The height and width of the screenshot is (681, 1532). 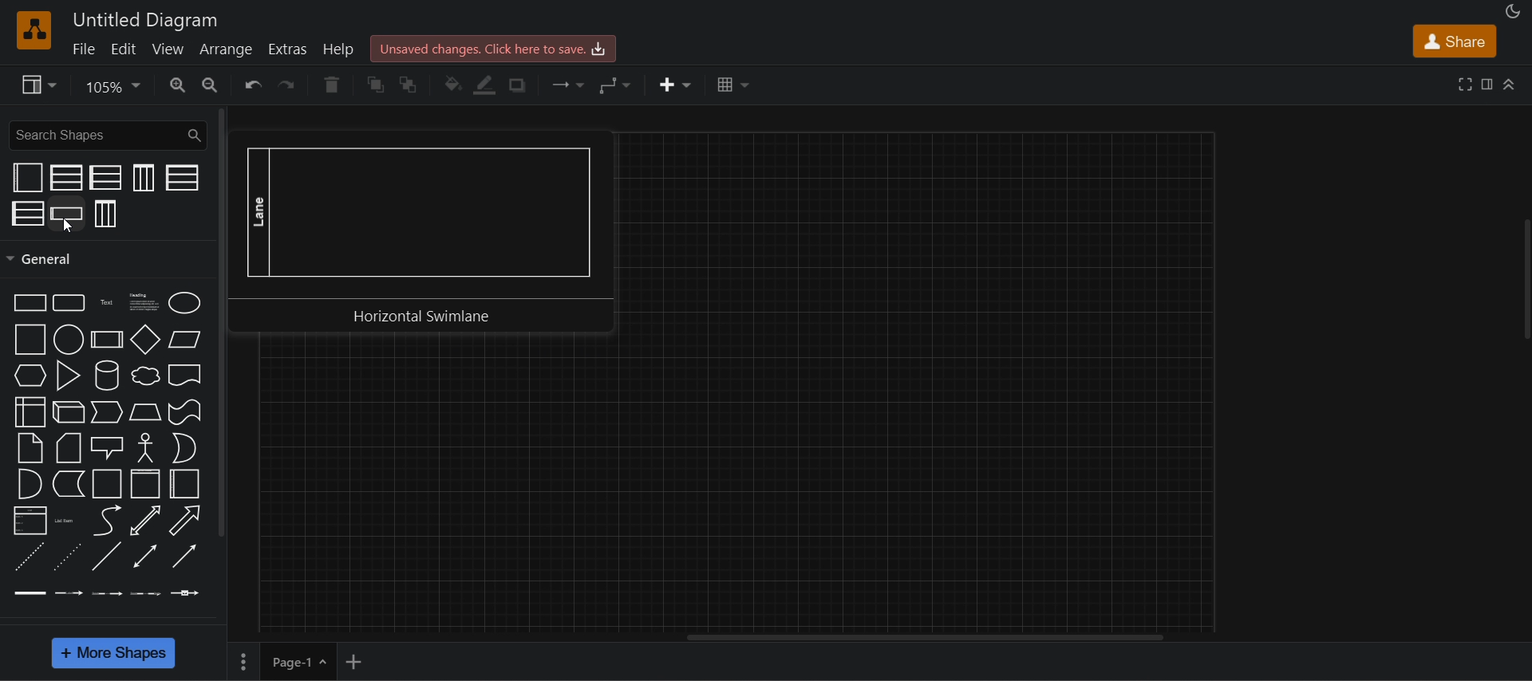 I want to click on bidirectional connector, so click(x=144, y=557).